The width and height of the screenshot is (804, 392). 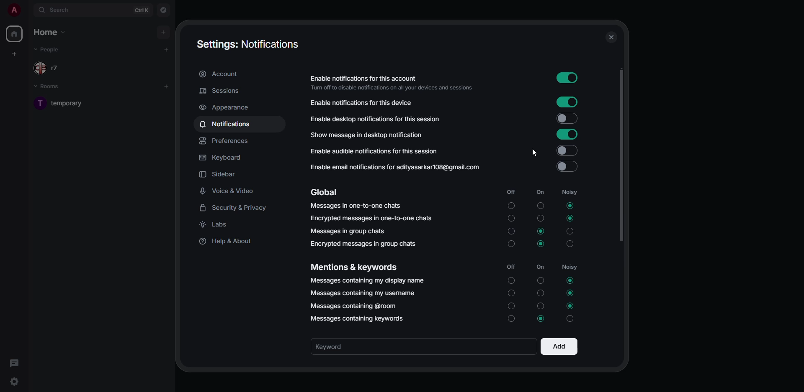 I want to click on enable notifications for this device, so click(x=360, y=103).